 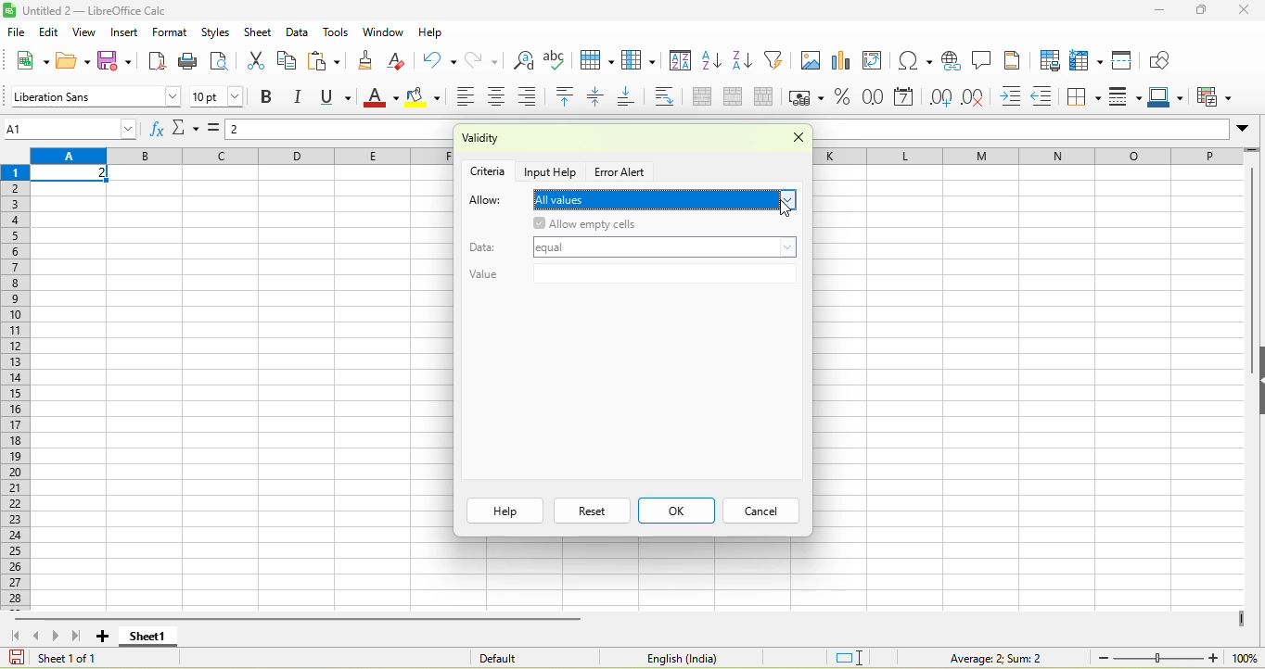 I want to click on sheet 1 0f 1, so click(x=63, y=658).